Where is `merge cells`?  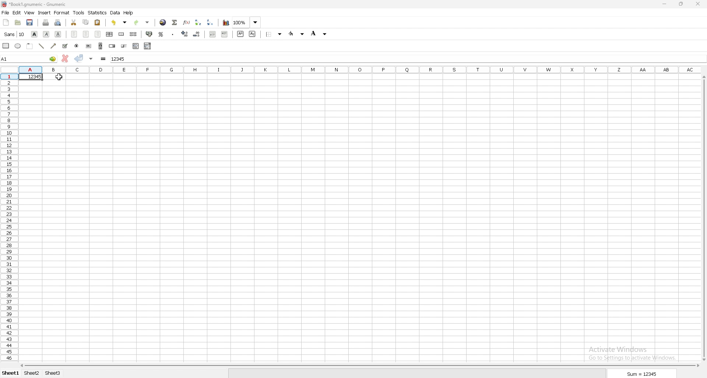
merge cells is located at coordinates (121, 34).